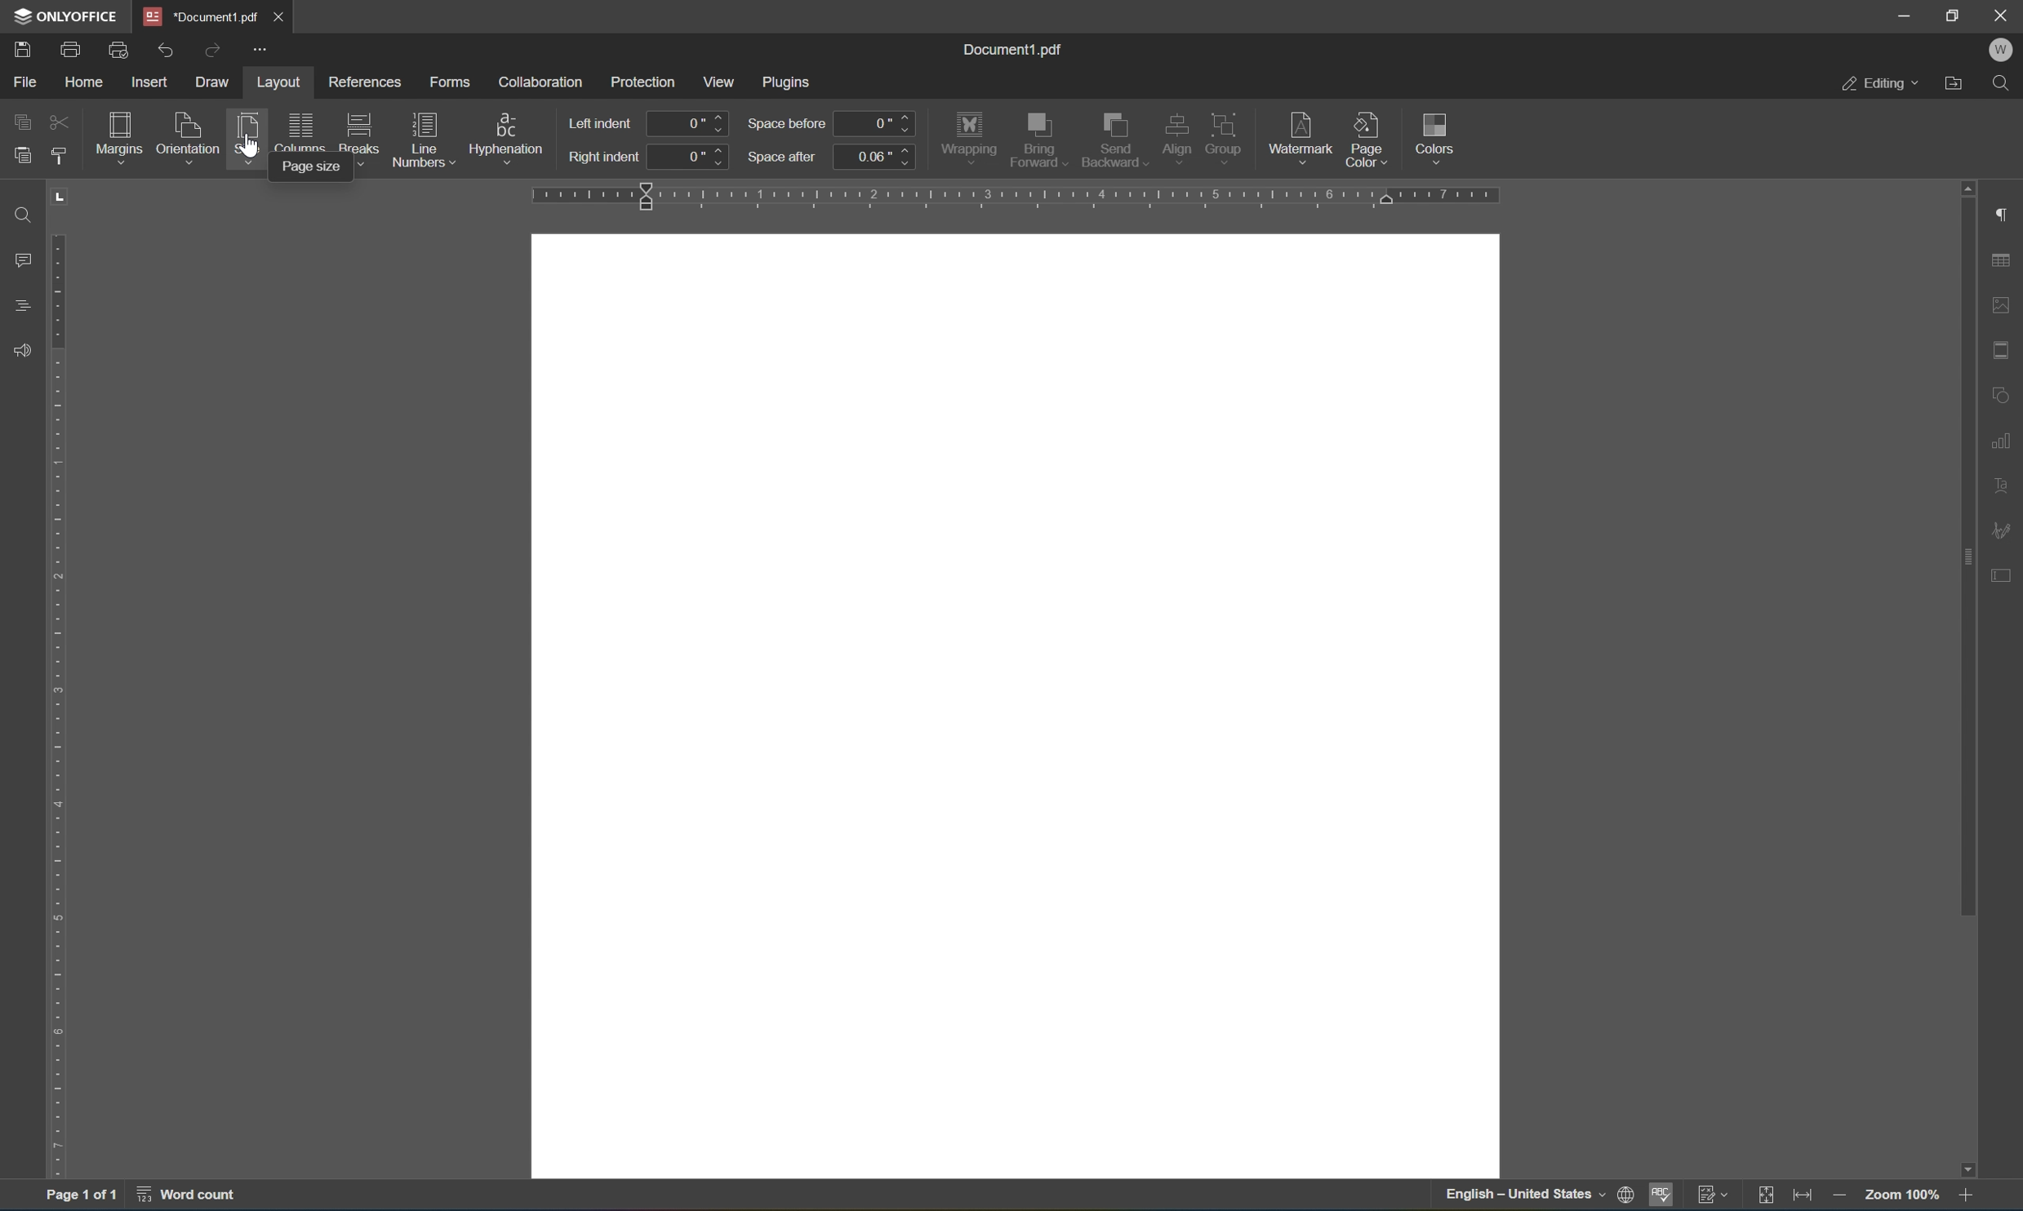 The image size is (2023, 1211). What do you see at coordinates (1963, 1196) in the screenshot?
I see `zoom in` at bounding box center [1963, 1196].